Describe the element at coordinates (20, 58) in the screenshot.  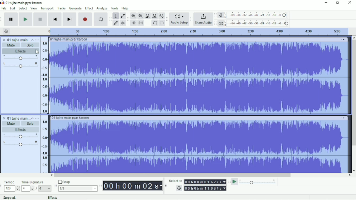
I see `Volume` at that location.